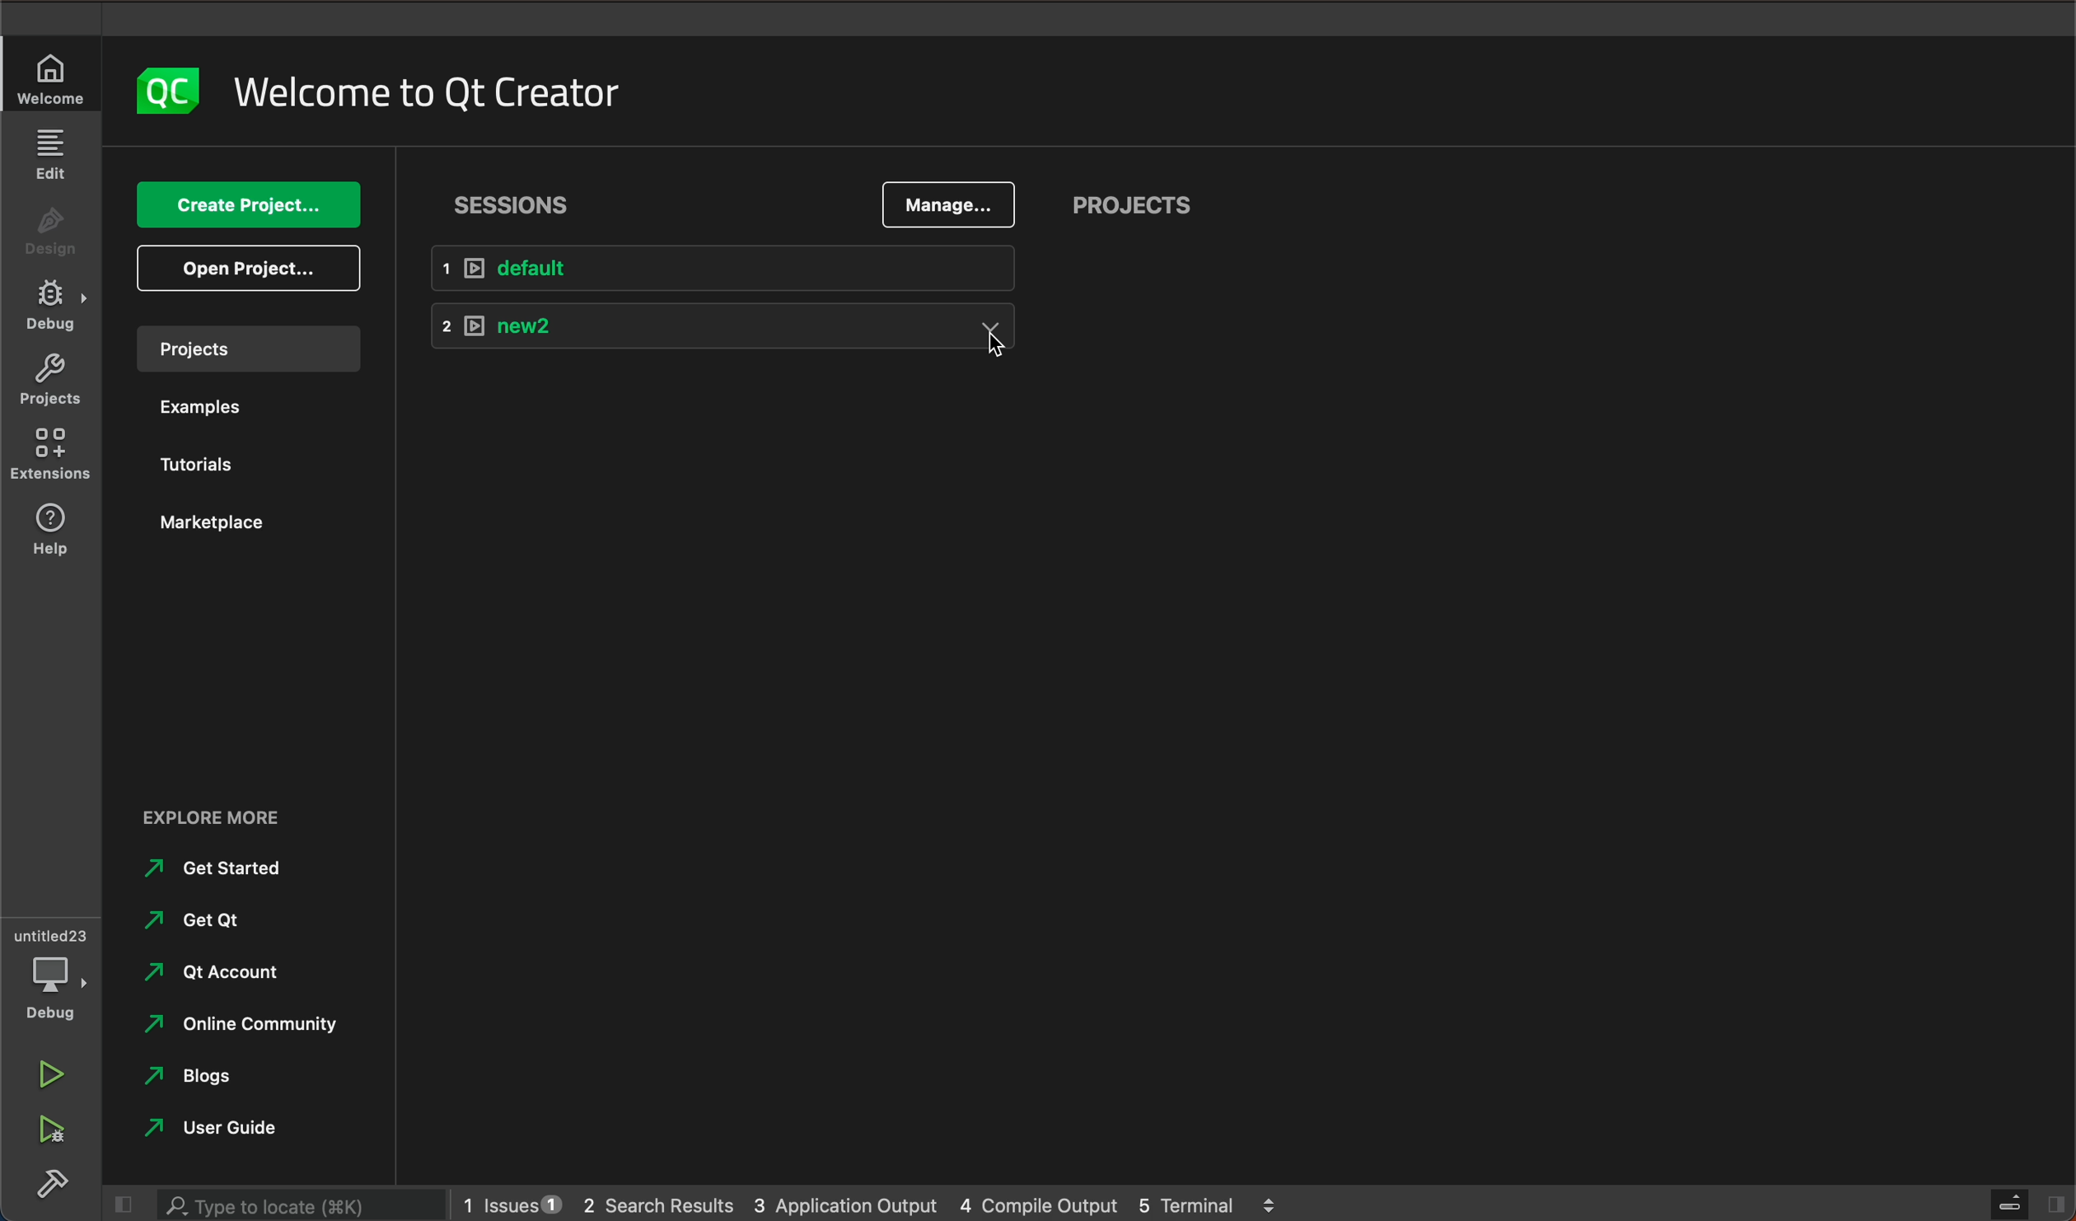 The width and height of the screenshot is (2076, 1221). Describe the element at coordinates (199, 1076) in the screenshot. I see `blogs` at that location.